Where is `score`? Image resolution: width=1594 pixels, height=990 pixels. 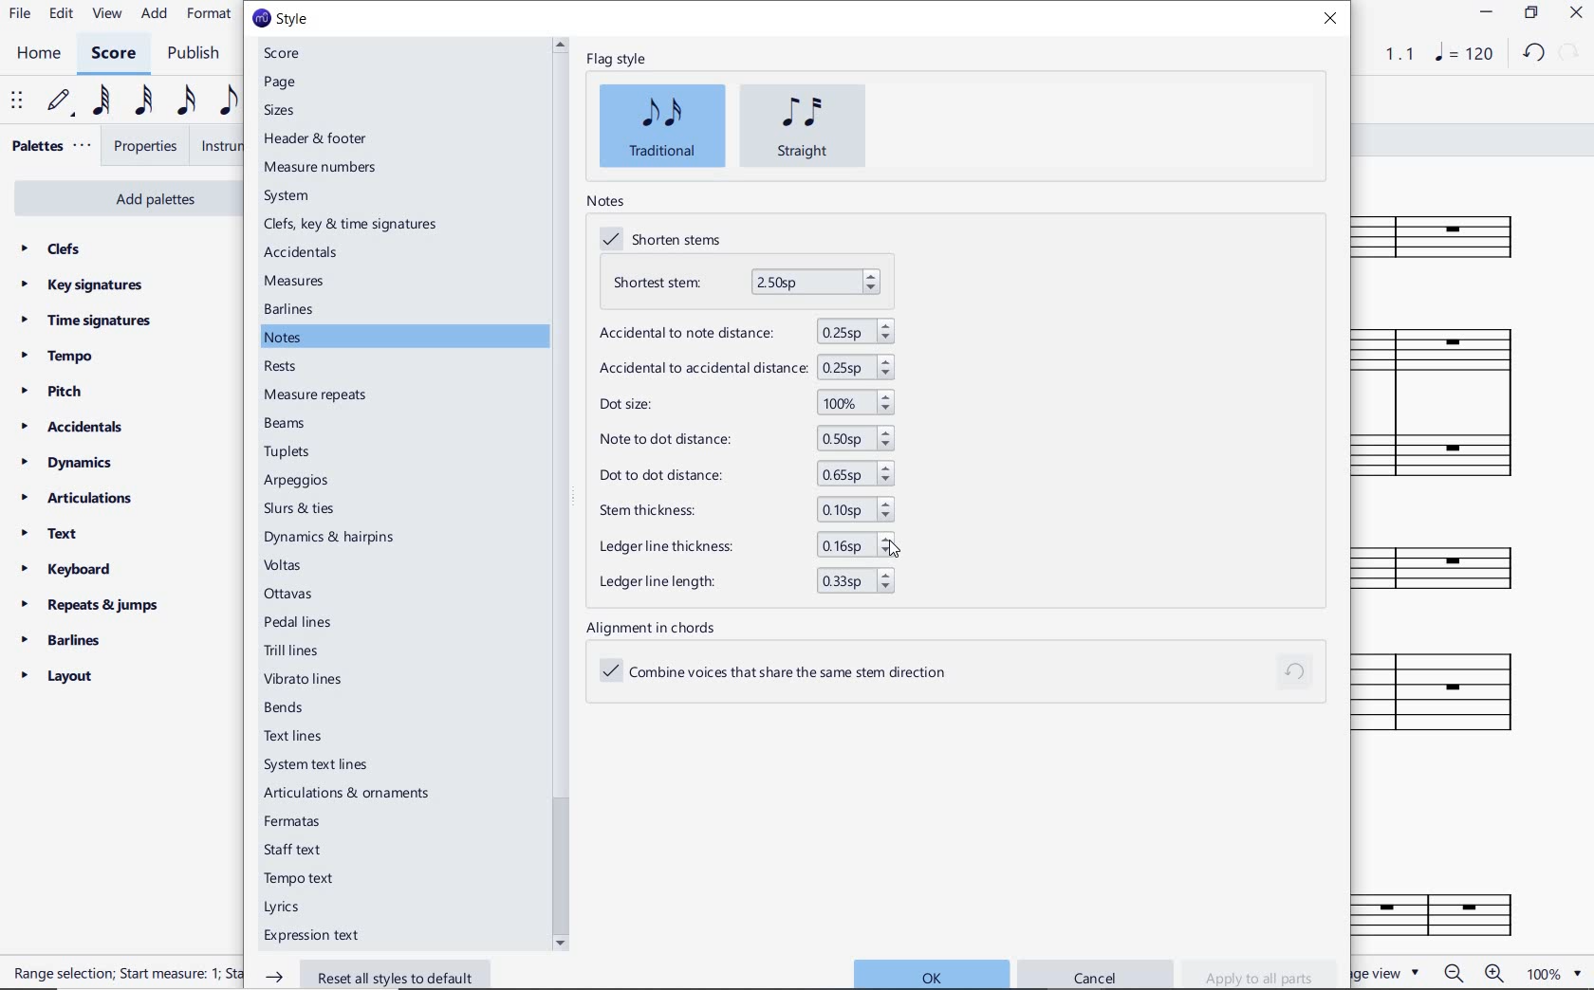 score is located at coordinates (112, 55).